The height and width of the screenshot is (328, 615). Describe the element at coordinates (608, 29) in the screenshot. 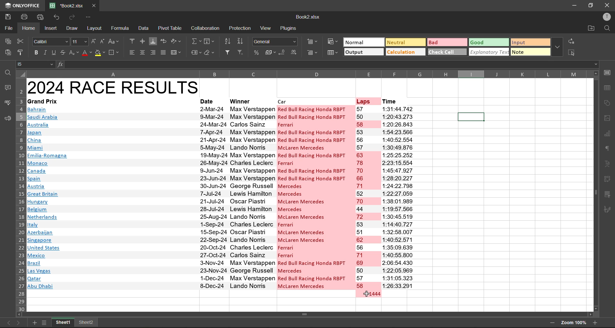

I see `find` at that location.